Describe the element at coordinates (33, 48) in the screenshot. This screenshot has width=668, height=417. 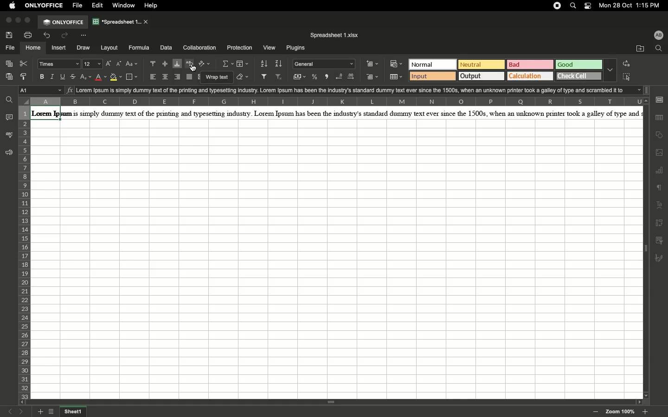
I see `Home` at that location.